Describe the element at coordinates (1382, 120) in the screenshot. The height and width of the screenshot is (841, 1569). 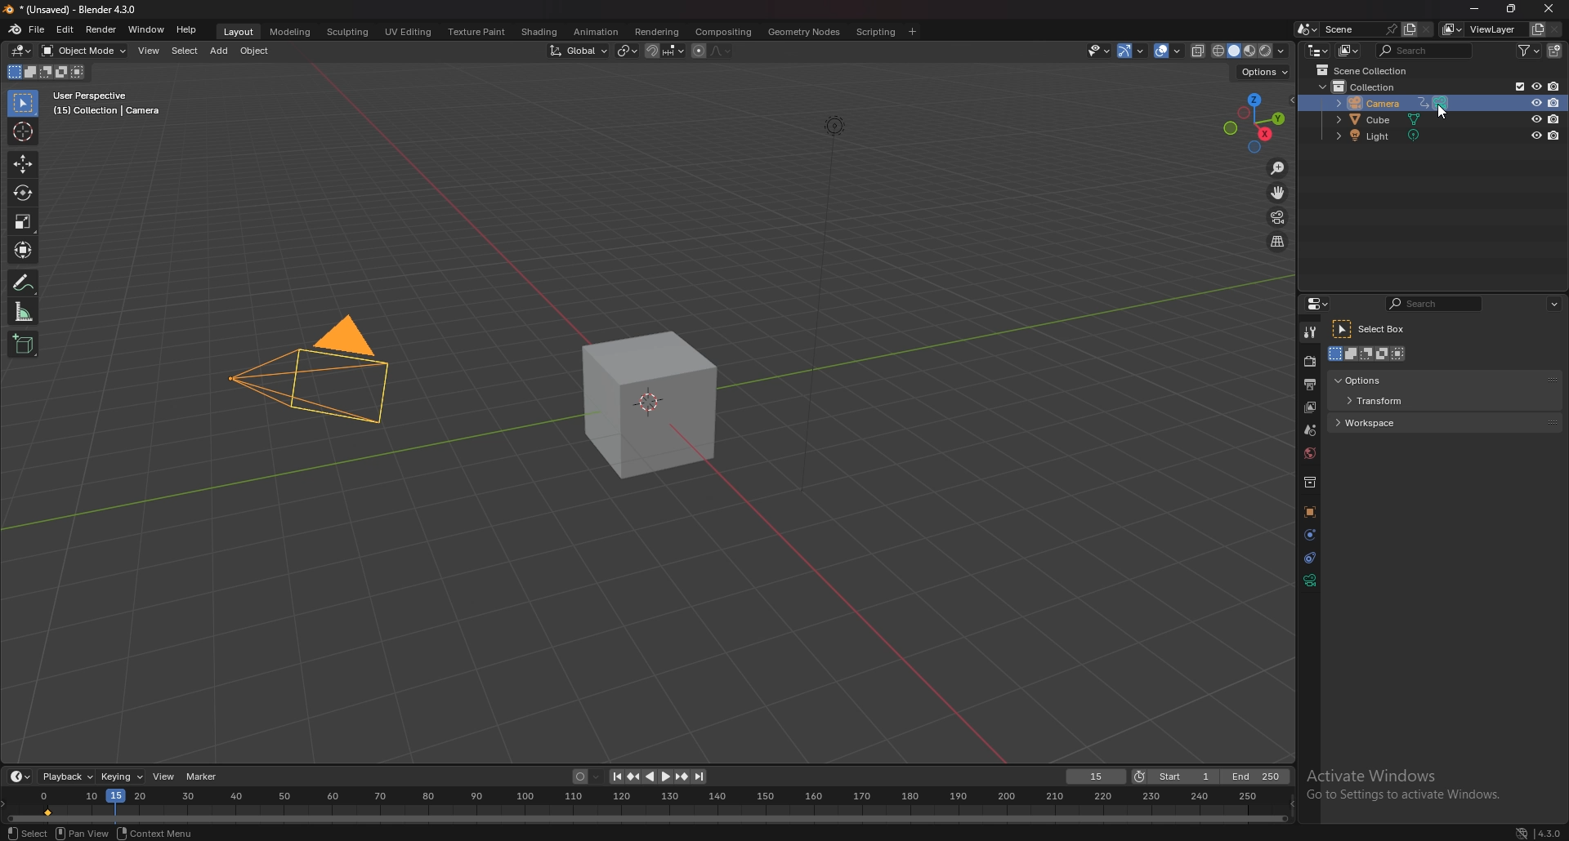
I see `cube` at that location.